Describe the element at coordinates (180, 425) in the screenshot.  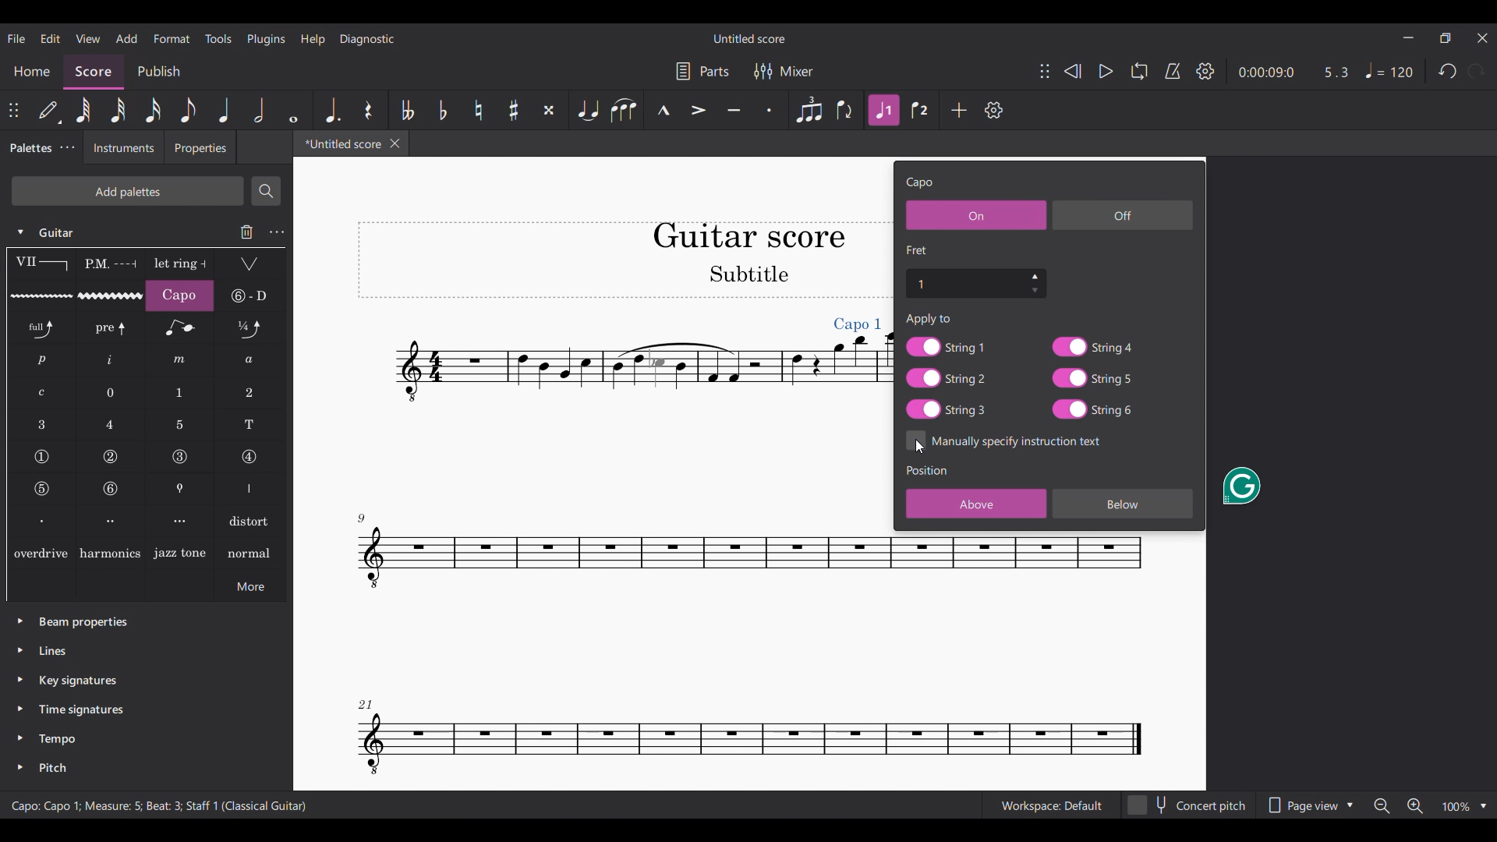
I see `LH guitar fingering 5` at that location.